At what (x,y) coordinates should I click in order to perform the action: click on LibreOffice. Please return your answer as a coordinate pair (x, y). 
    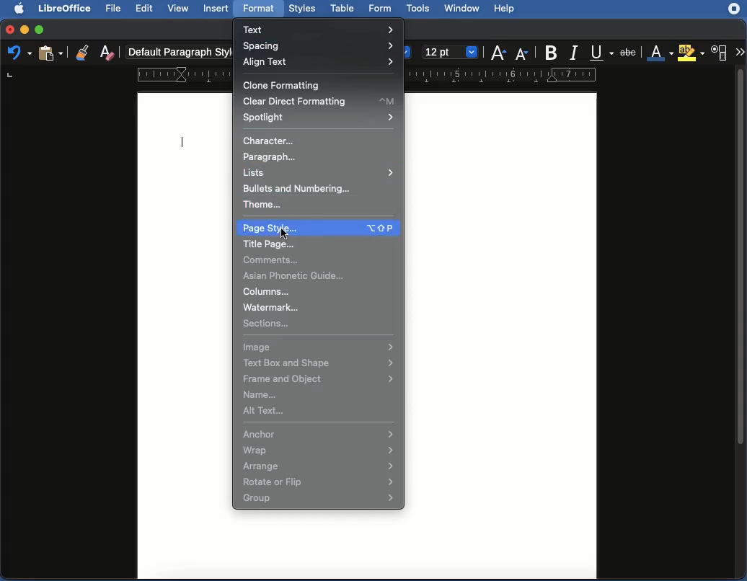
    Looking at the image, I should click on (66, 9).